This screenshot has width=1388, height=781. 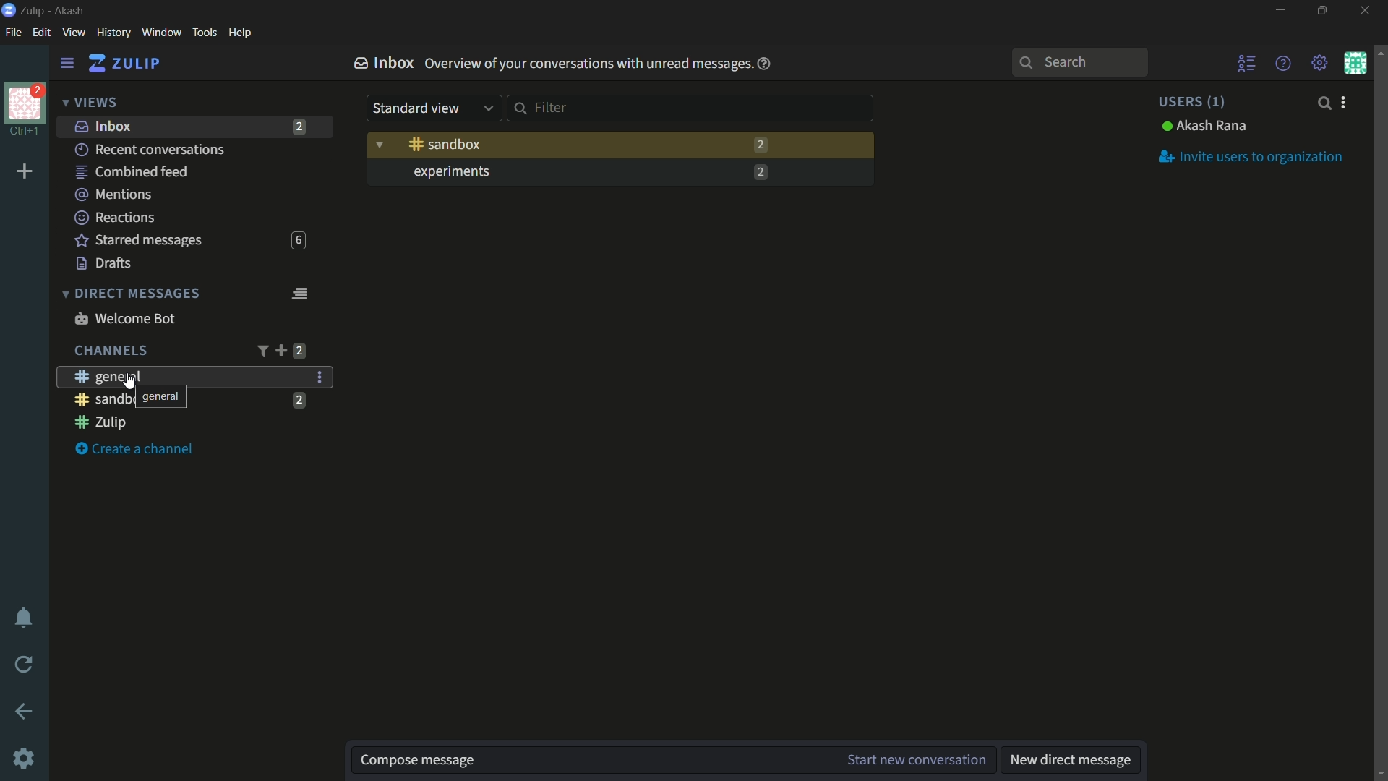 What do you see at coordinates (41, 33) in the screenshot?
I see `edit menu` at bounding box center [41, 33].